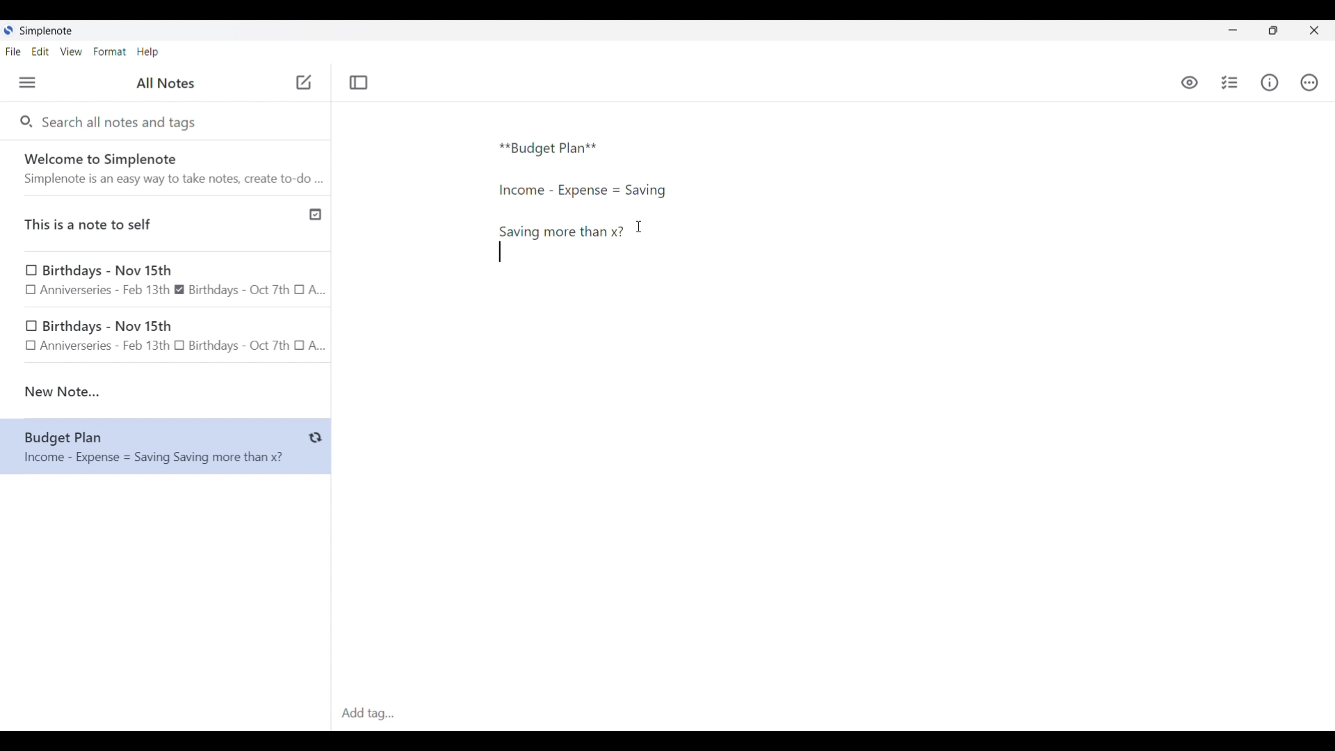  What do you see at coordinates (581, 191) in the screenshot?
I see `More text typed in` at bounding box center [581, 191].